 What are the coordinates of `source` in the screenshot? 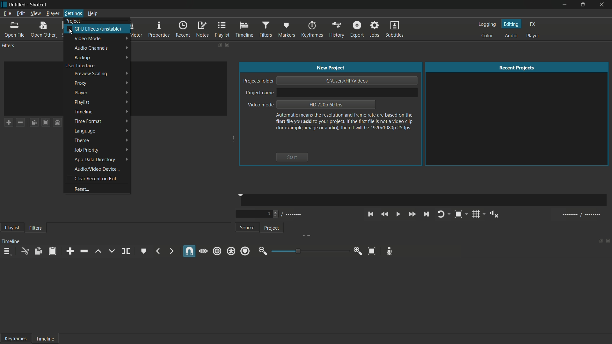 It's located at (248, 228).